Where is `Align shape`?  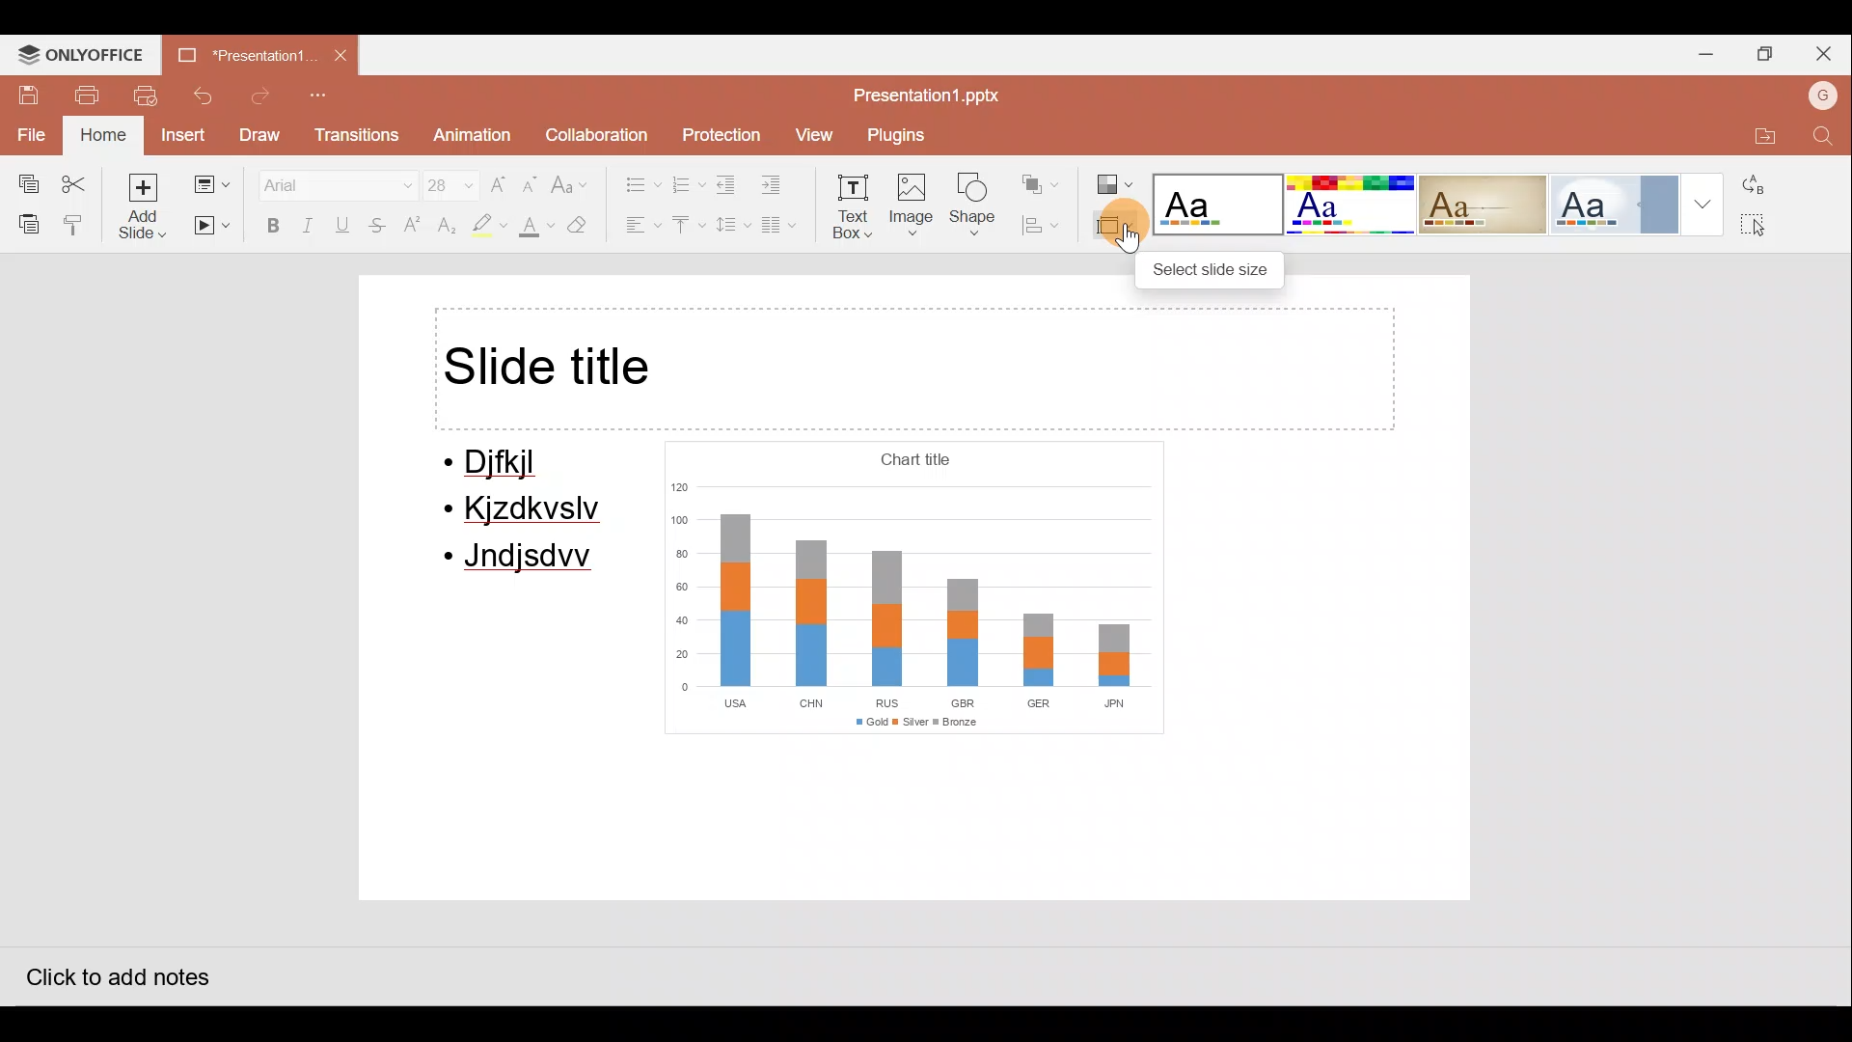 Align shape is located at coordinates (1046, 225).